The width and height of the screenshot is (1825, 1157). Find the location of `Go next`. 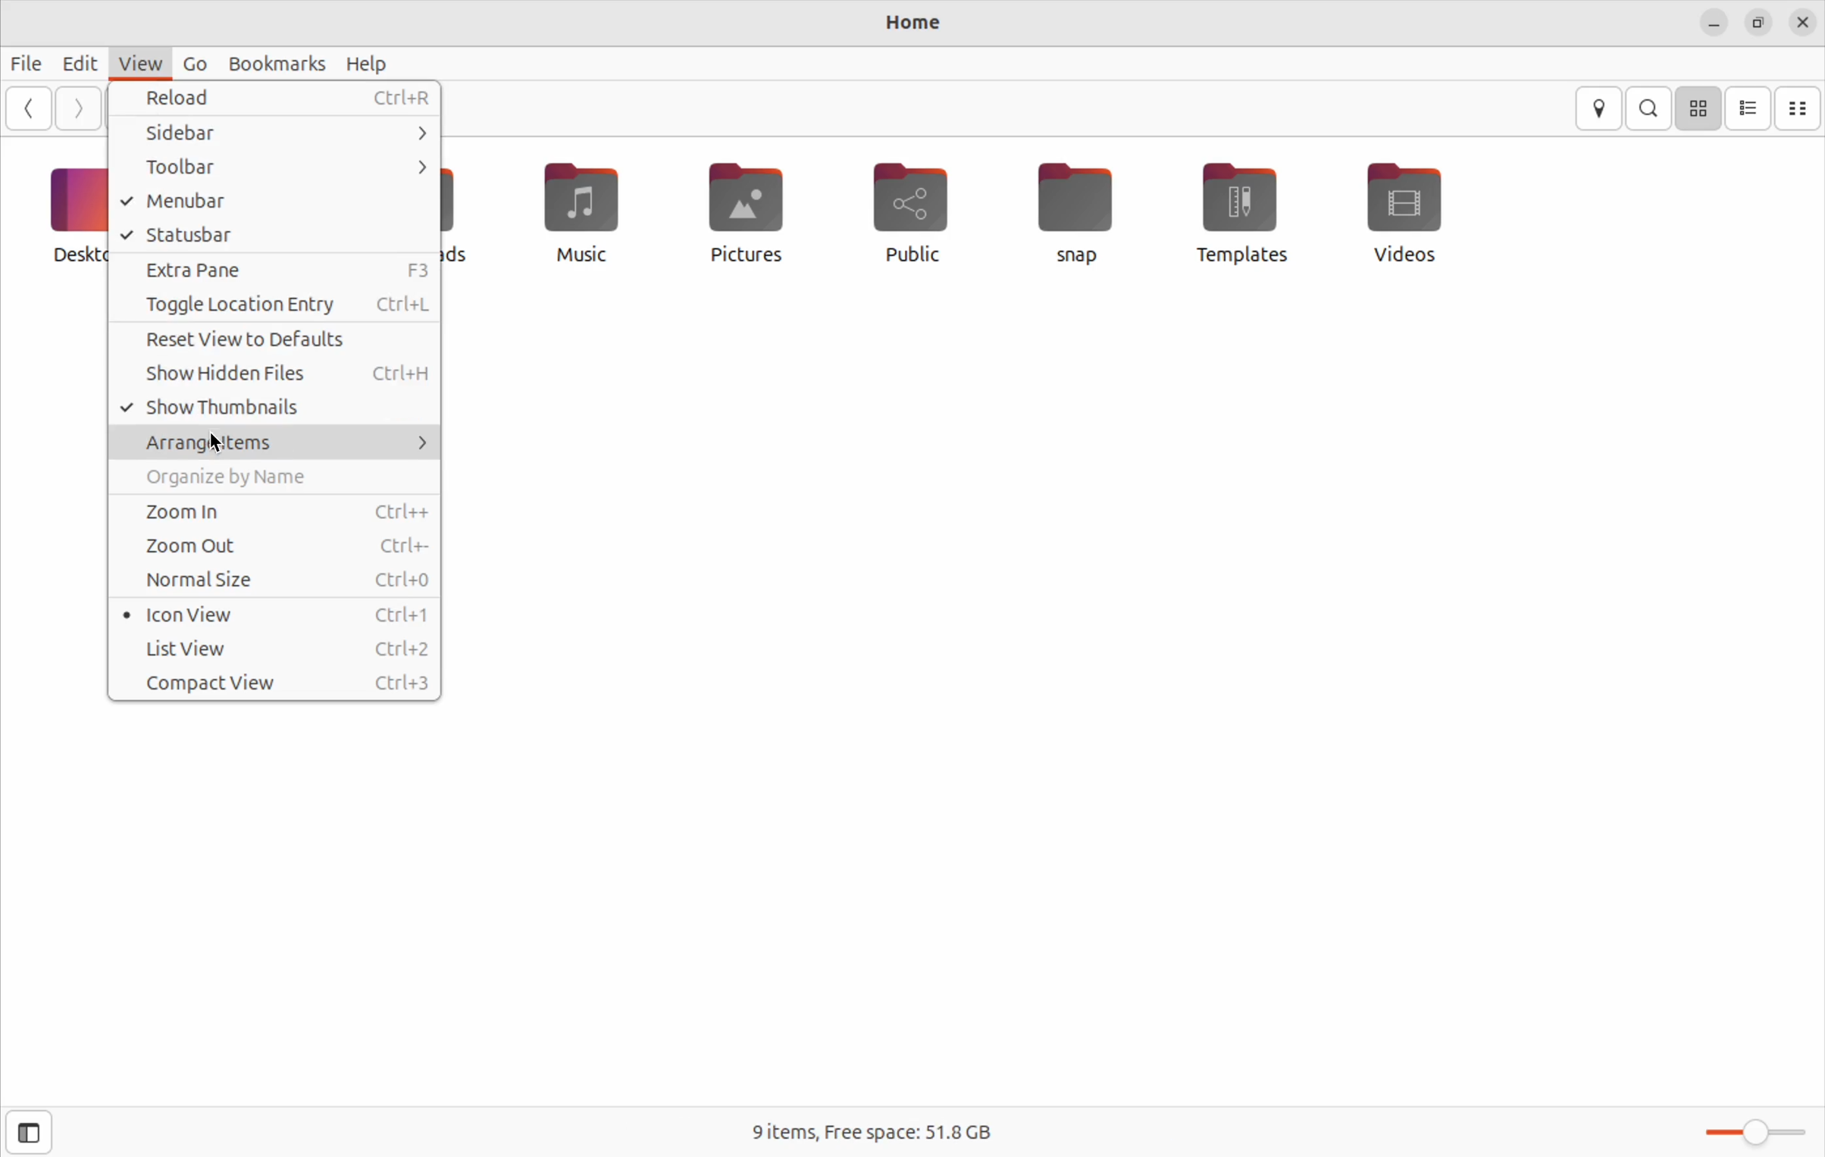

Go next is located at coordinates (79, 107).